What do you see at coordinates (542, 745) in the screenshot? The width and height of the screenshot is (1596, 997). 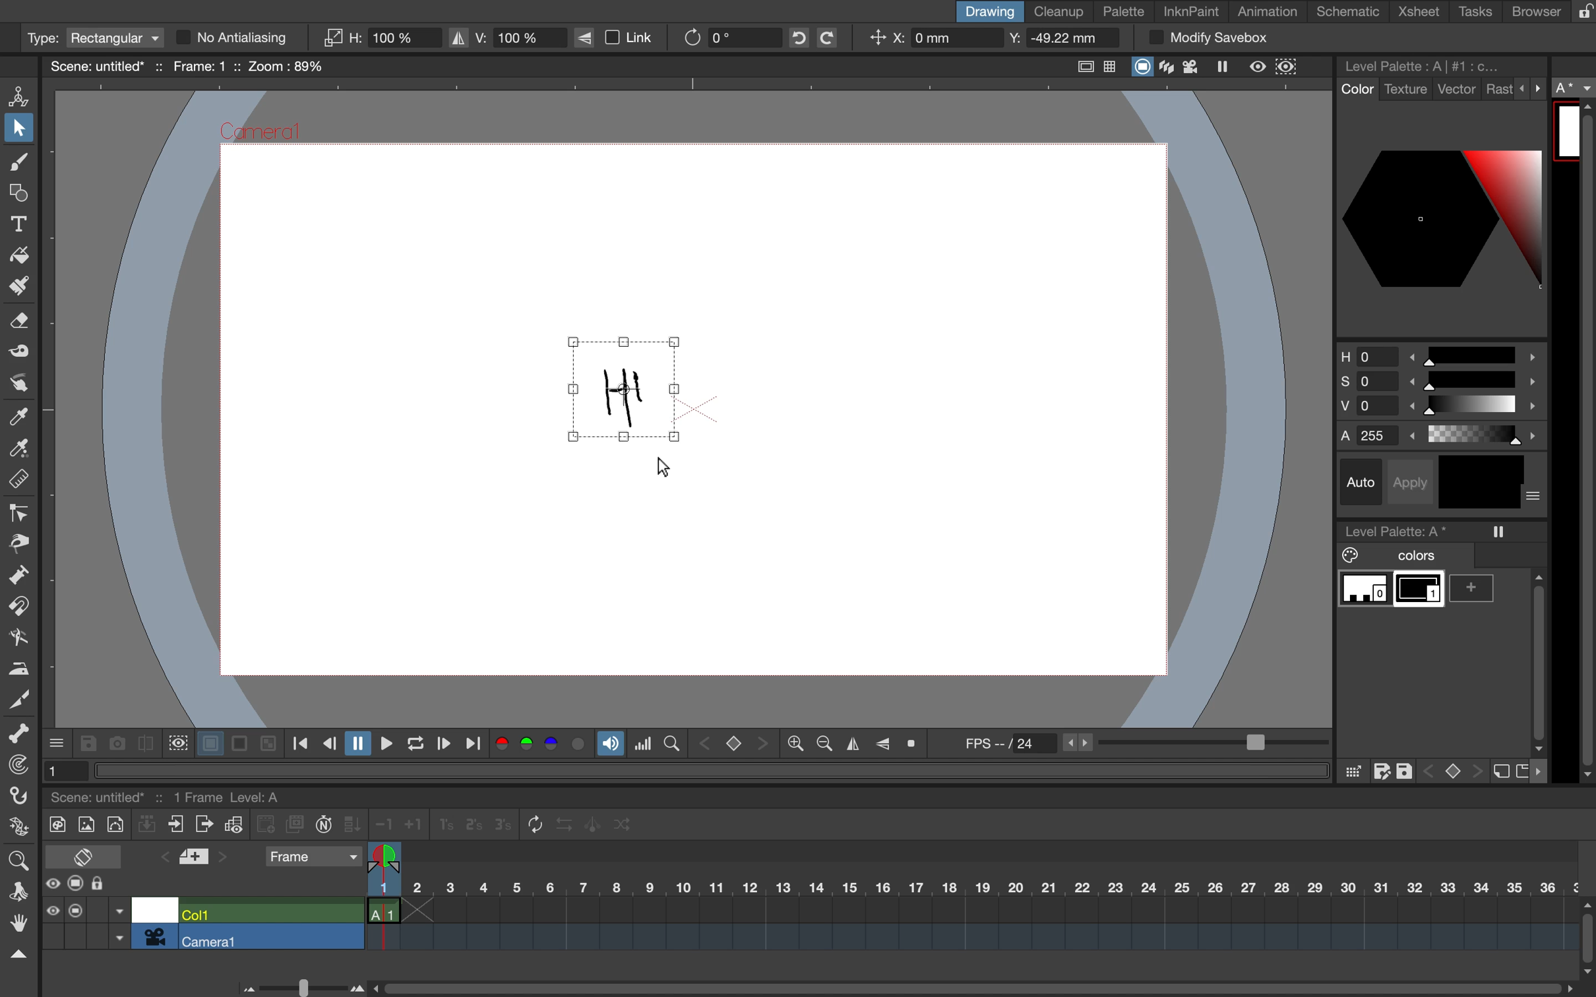 I see `colors` at bounding box center [542, 745].